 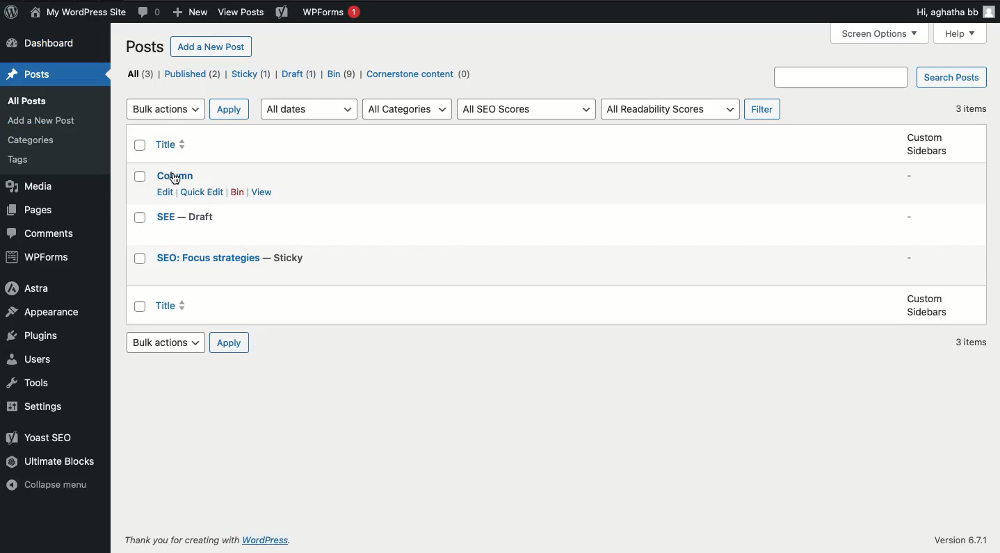 What do you see at coordinates (951, 12) in the screenshot?
I see `Hi user` at bounding box center [951, 12].